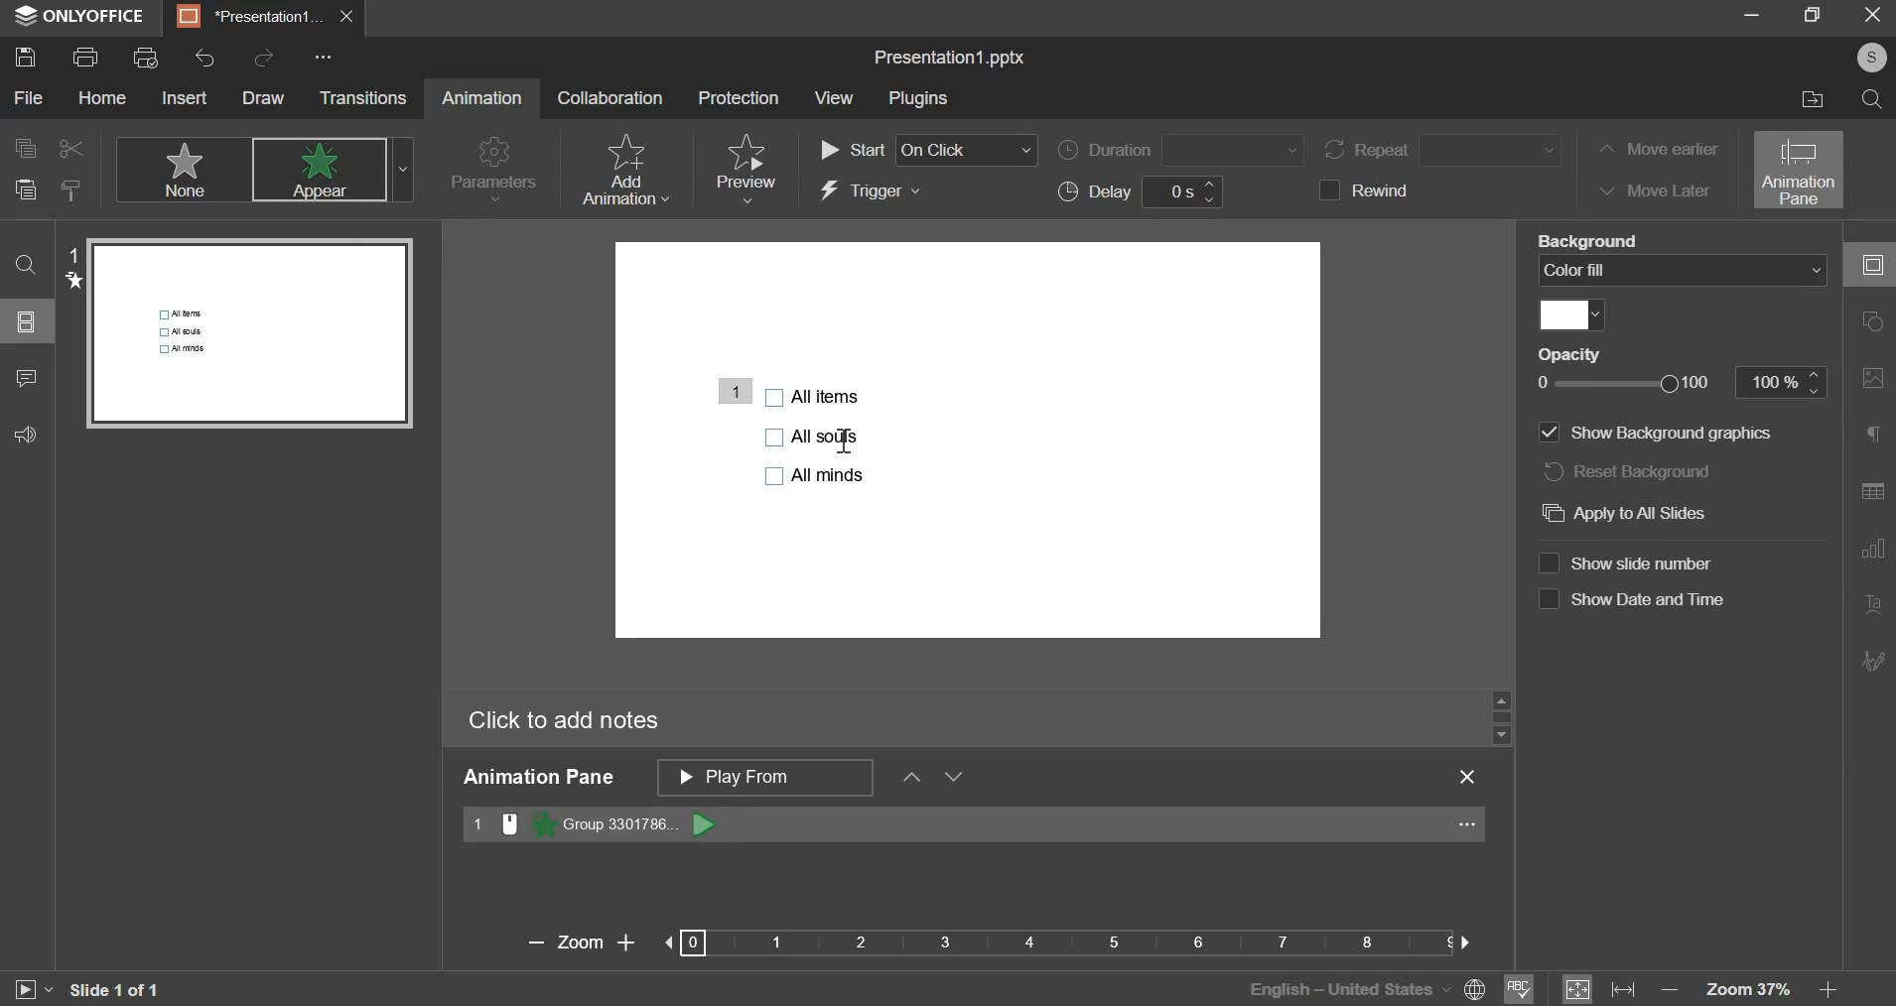  Describe the element at coordinates (872, 192) in the screenshot. I see `trigger` at that location.